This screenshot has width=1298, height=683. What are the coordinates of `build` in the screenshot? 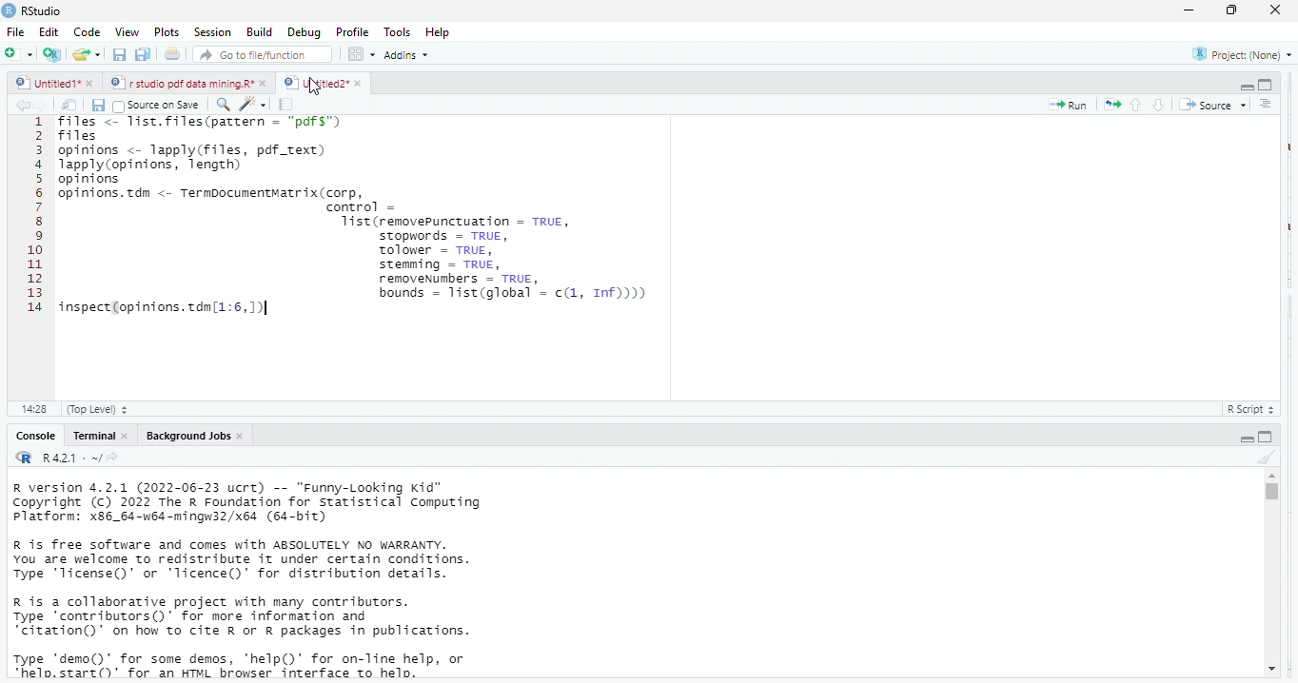 It's located at (260, 31).